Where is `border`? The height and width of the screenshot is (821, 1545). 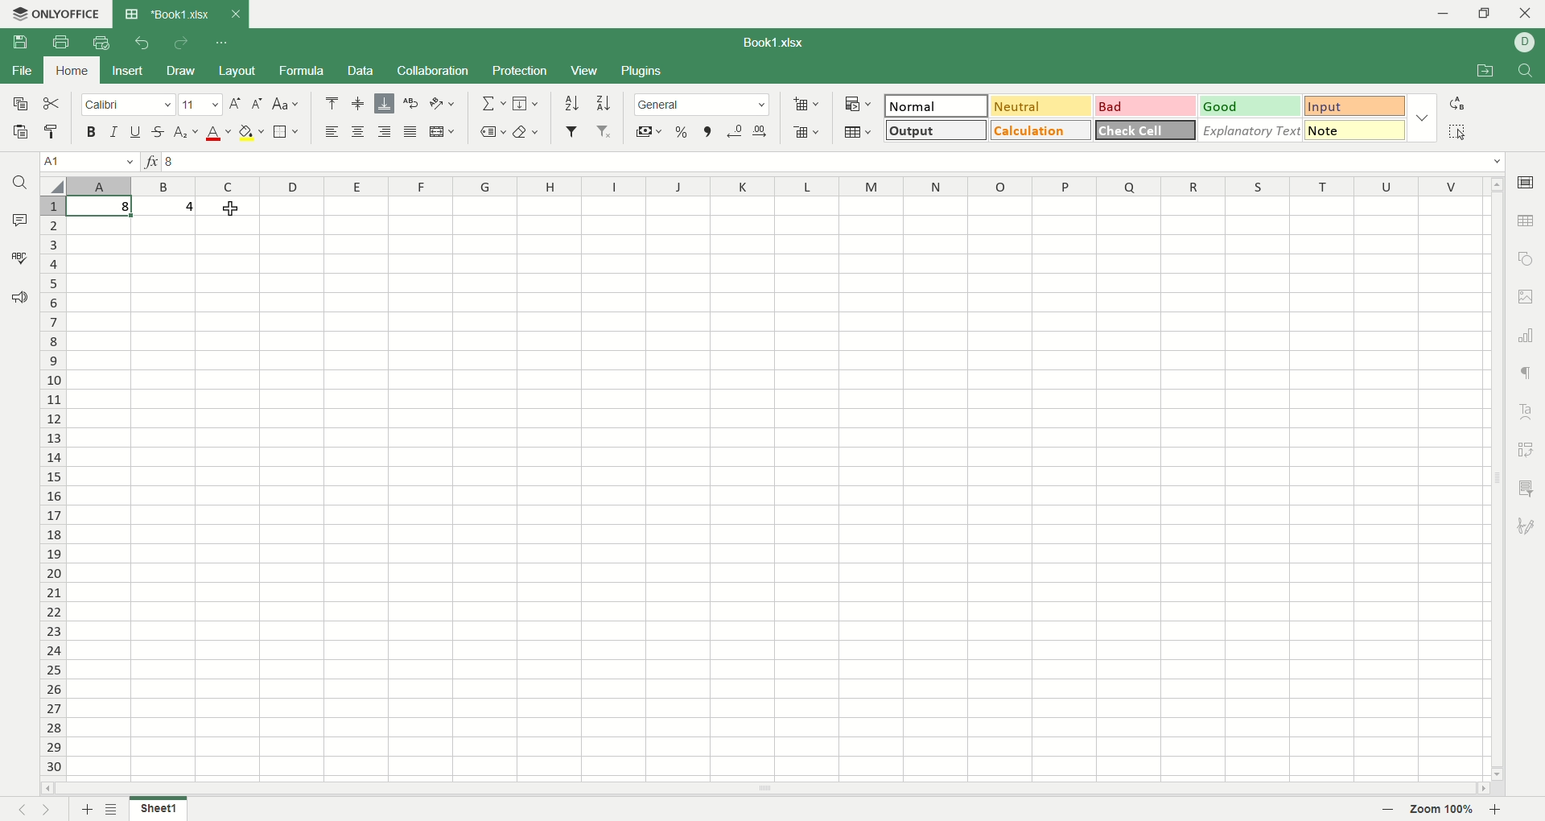
border is located at coordinates (286, 131).